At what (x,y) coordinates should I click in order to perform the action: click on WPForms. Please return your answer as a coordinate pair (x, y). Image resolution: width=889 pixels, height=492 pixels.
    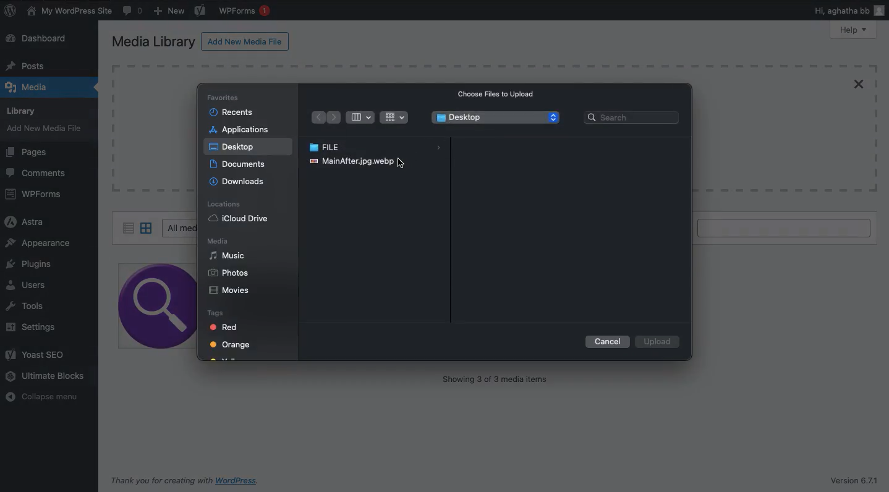
    Looking at the image, I should click on (34, 195).